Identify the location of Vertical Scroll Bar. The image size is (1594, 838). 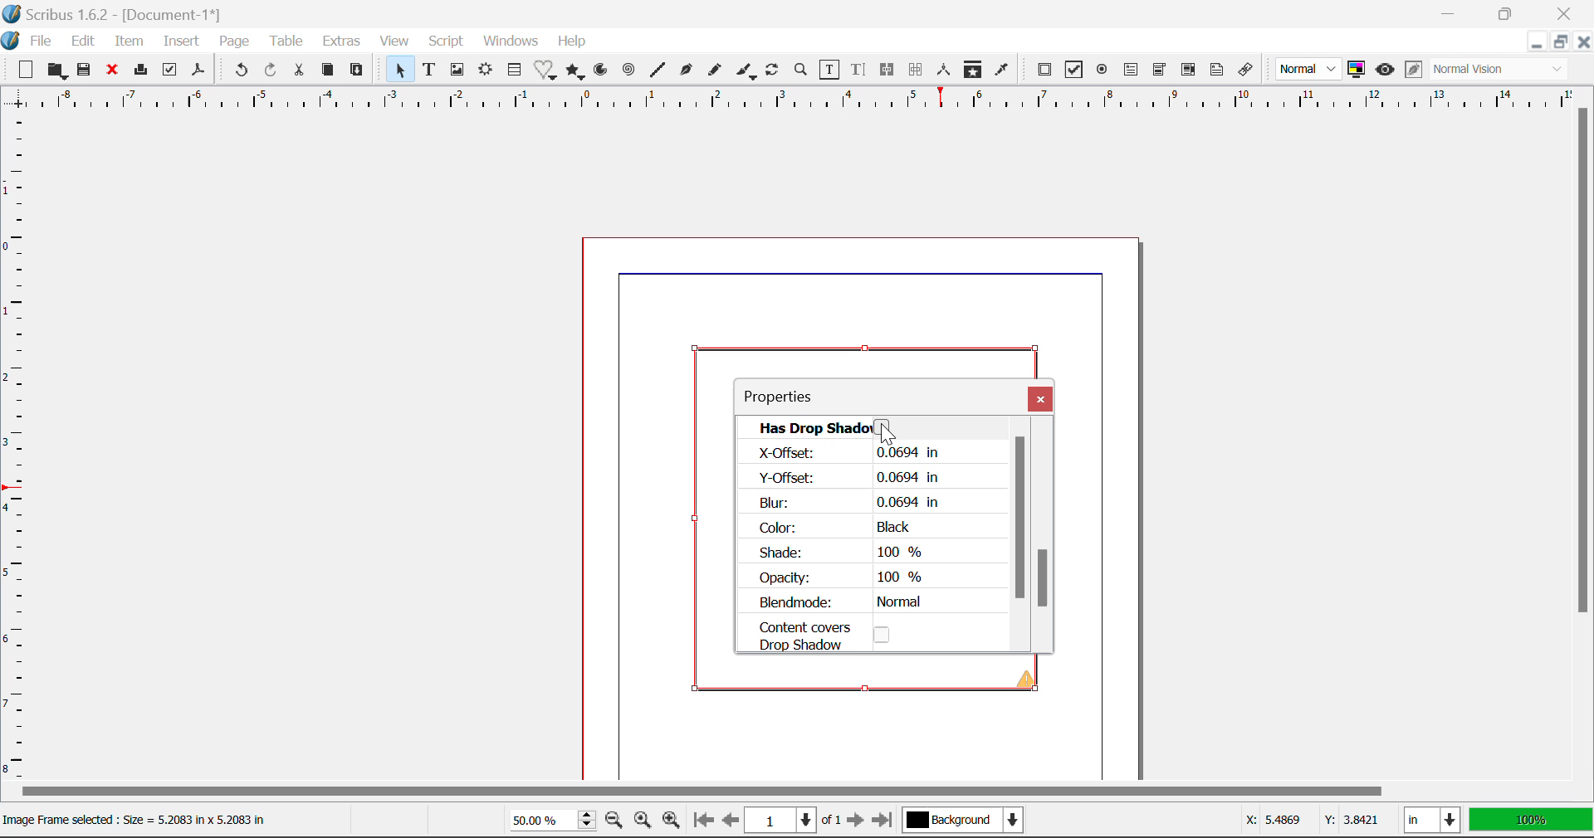
(1584, 421).